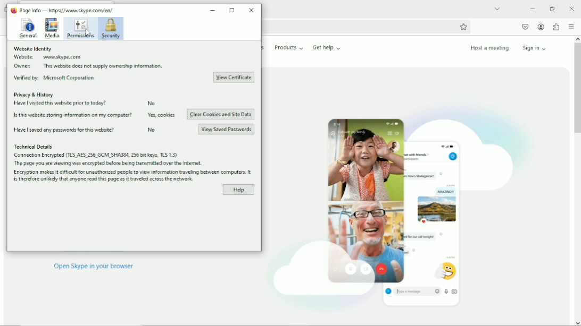 This screenshot has height=326, width=581. I want to click on Sign in, so click(536, 47).